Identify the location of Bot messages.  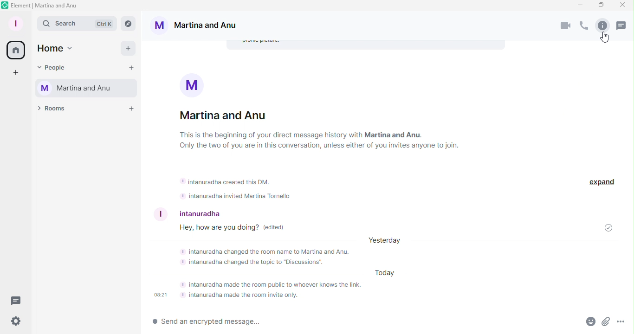
(252, 187).